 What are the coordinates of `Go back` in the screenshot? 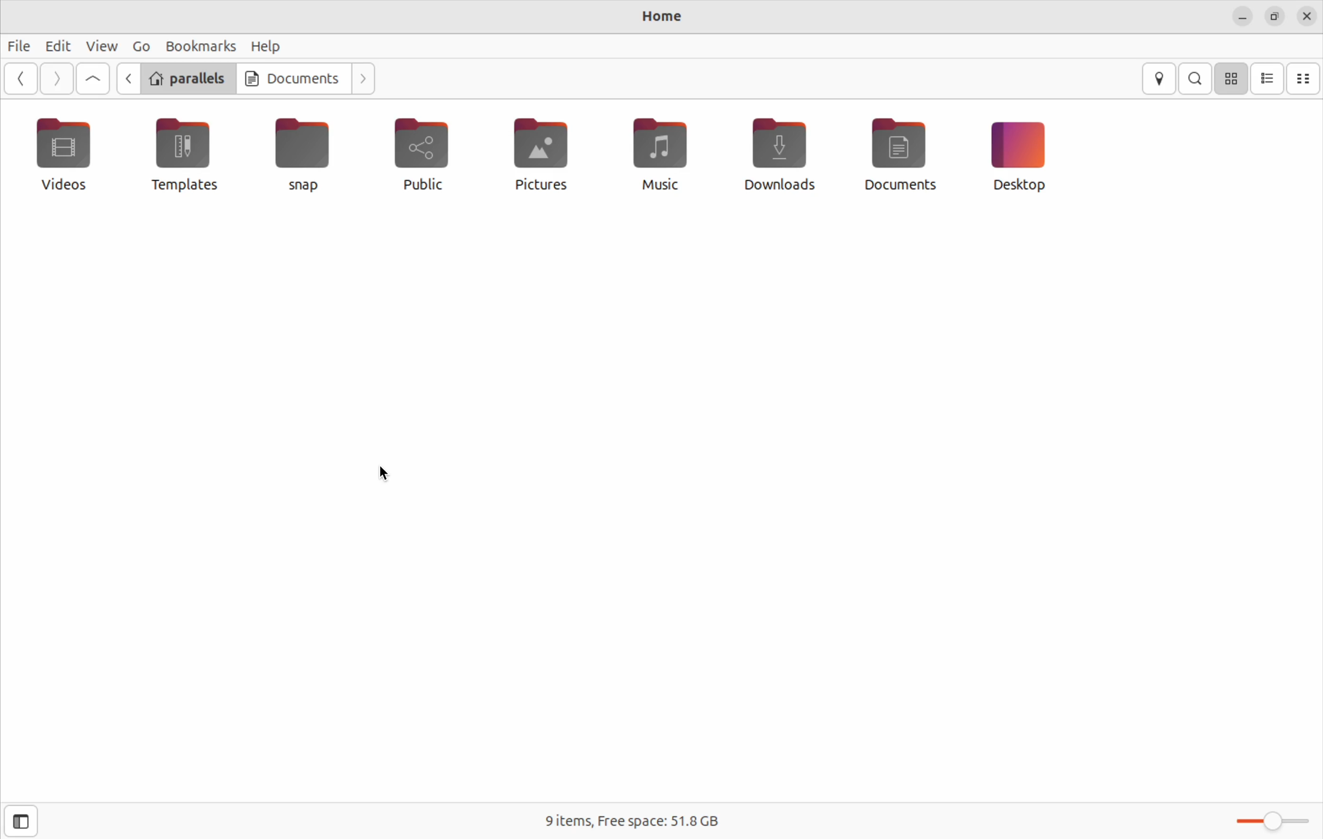 It's located at (22, 78).